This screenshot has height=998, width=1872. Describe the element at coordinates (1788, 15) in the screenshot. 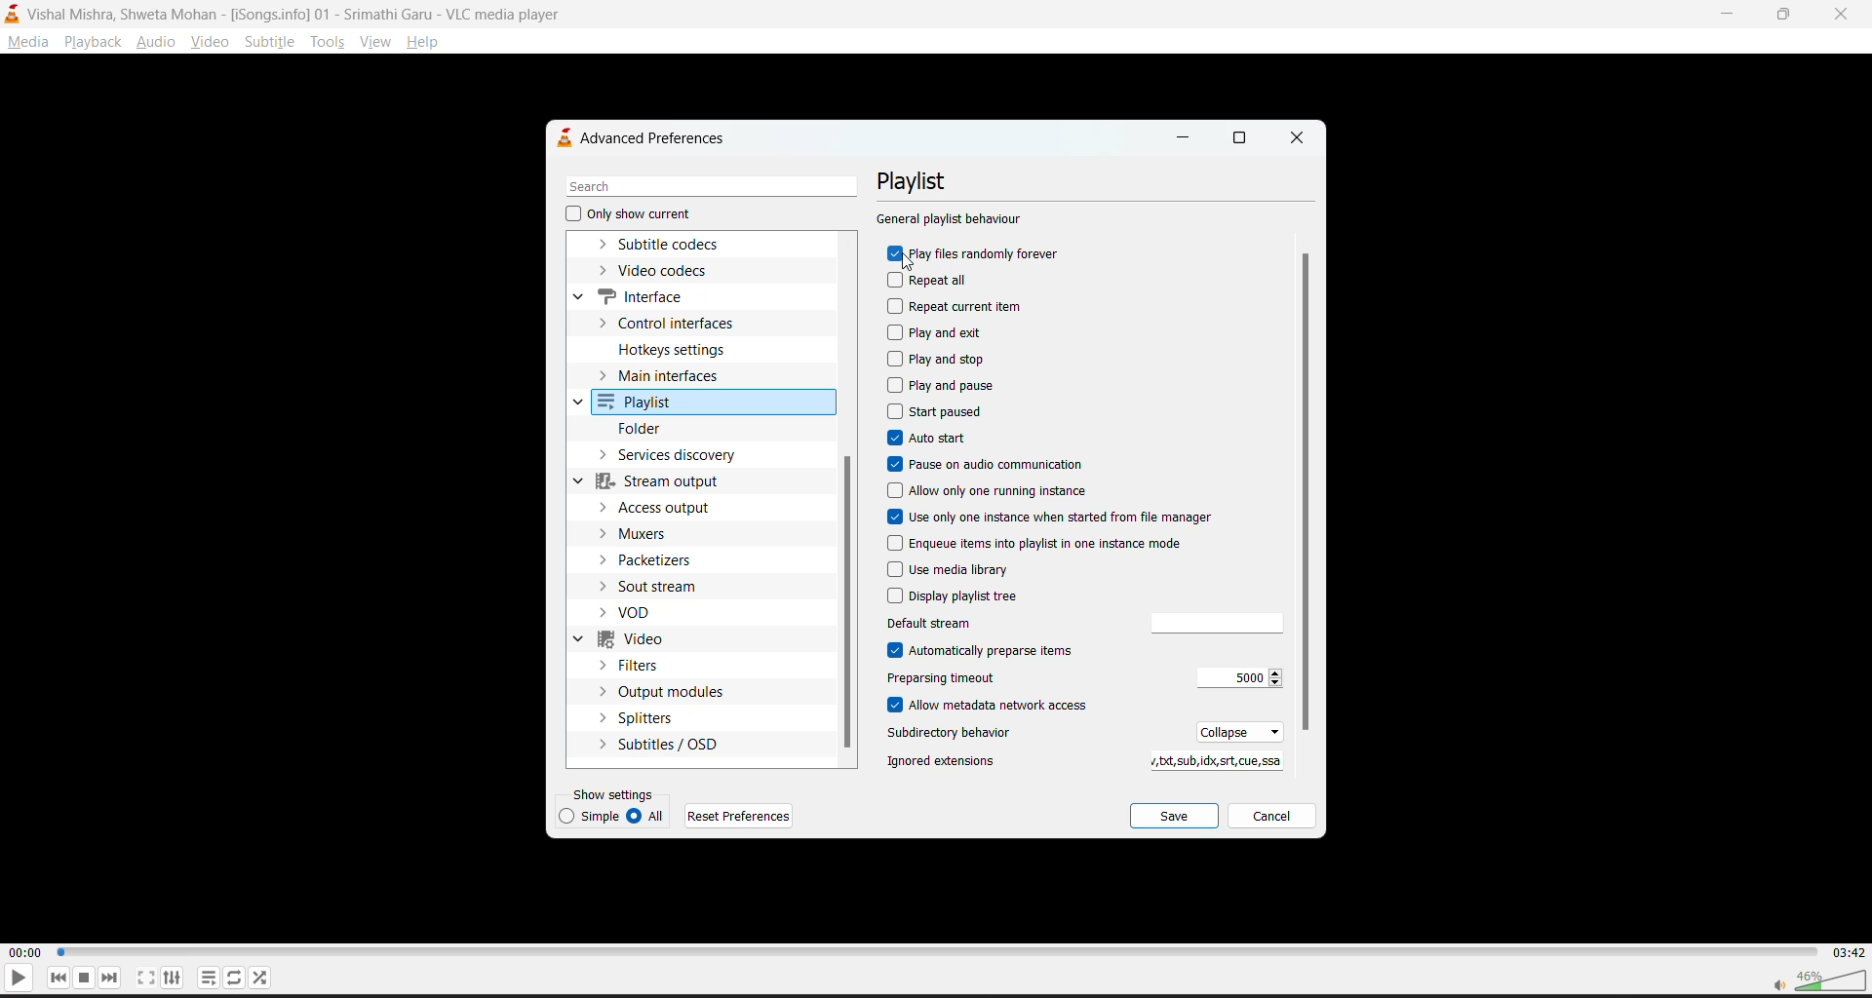

I see `maximize` at that location.